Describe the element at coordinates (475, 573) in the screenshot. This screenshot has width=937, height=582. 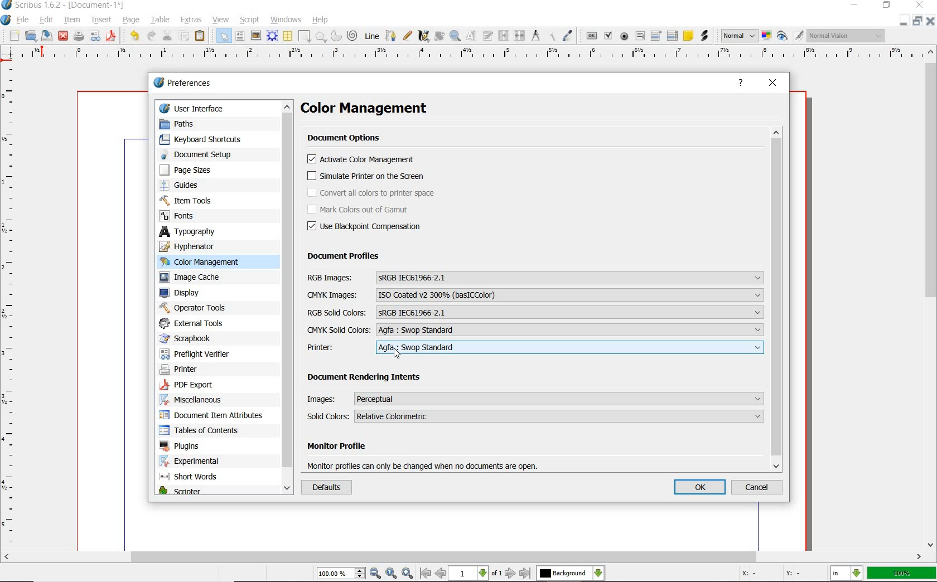
I see `move to next or previous page` at that location.